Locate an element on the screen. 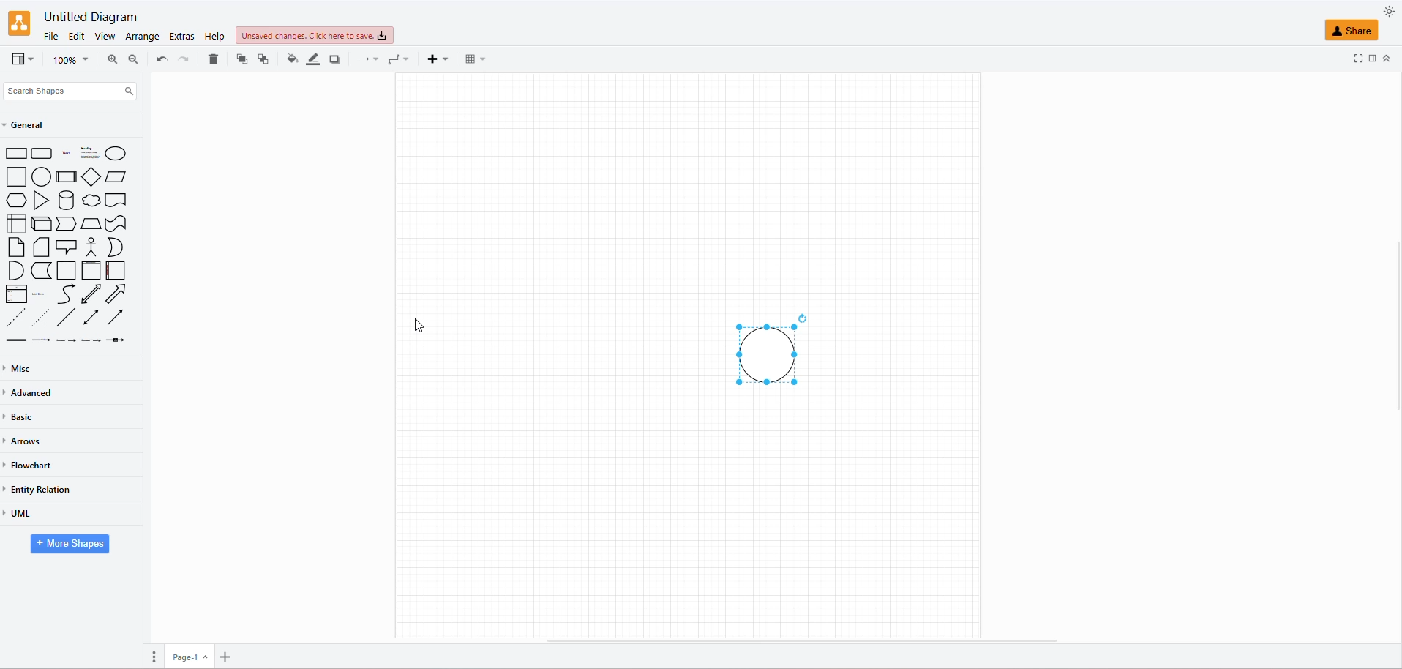  ACTOR is located at coordinates (92, 247).